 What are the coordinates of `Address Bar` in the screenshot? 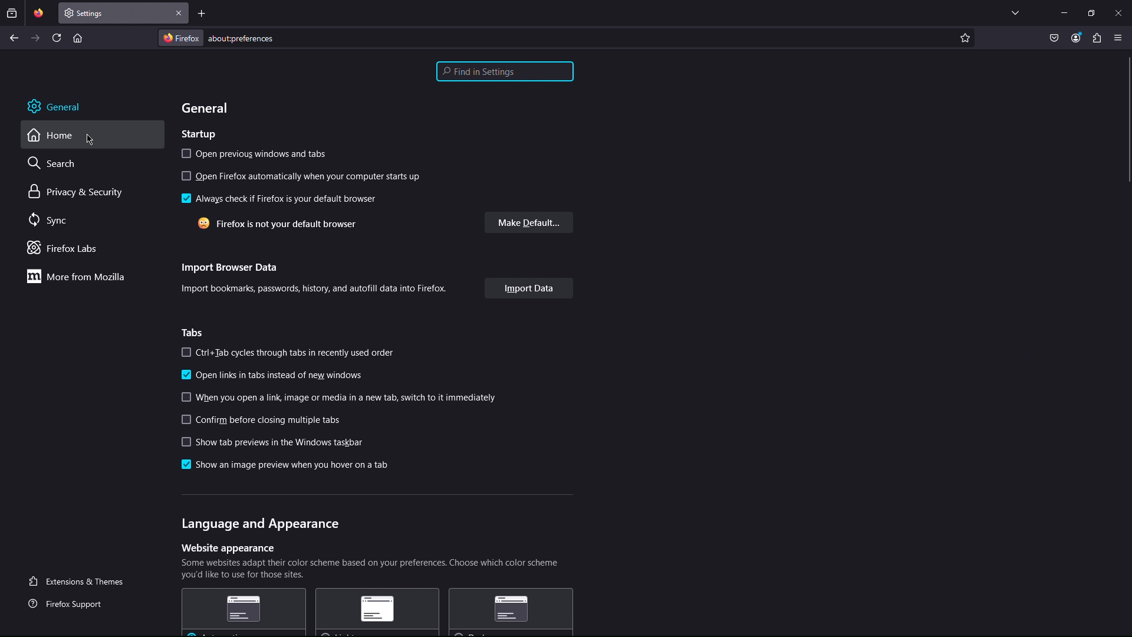 It's located at (557, 37).